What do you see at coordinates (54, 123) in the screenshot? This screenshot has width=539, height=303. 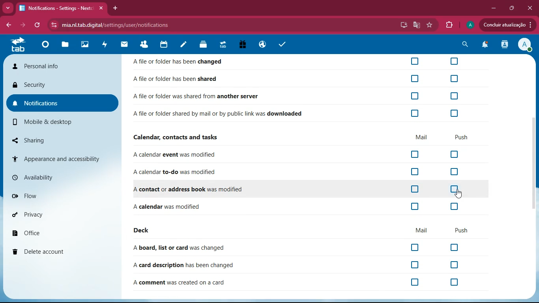 I see `mobile & desktop` at bounding box center [54, 123].